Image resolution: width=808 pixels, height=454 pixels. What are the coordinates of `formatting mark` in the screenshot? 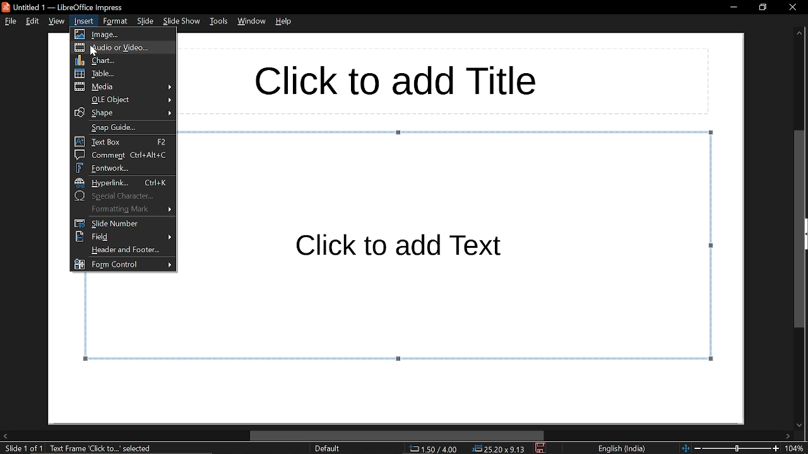 It's located at (122, 208).